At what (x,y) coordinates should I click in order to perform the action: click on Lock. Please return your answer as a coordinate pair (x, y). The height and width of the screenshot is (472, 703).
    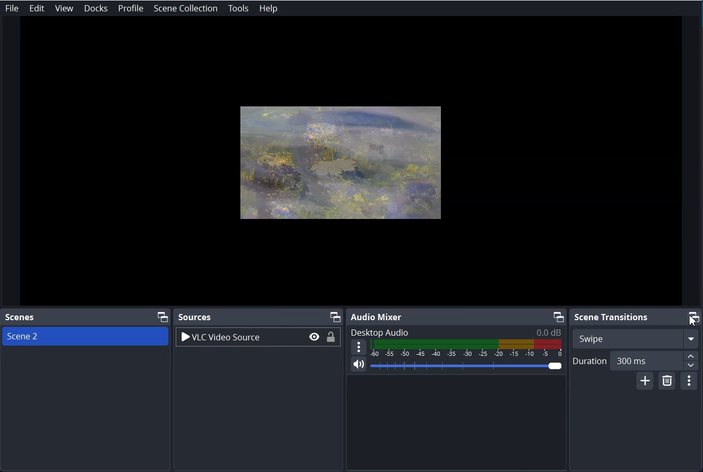
    Looking at the image, I should click on (329, 338).